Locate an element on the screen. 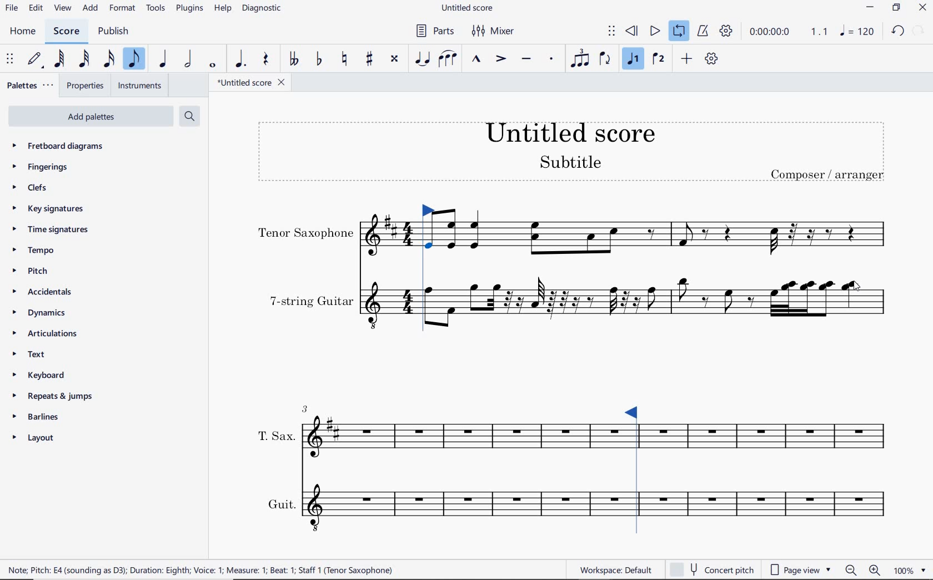 This screenshot has width=933, height=580. 16TH NOTE is located at coordinates (107, 59).